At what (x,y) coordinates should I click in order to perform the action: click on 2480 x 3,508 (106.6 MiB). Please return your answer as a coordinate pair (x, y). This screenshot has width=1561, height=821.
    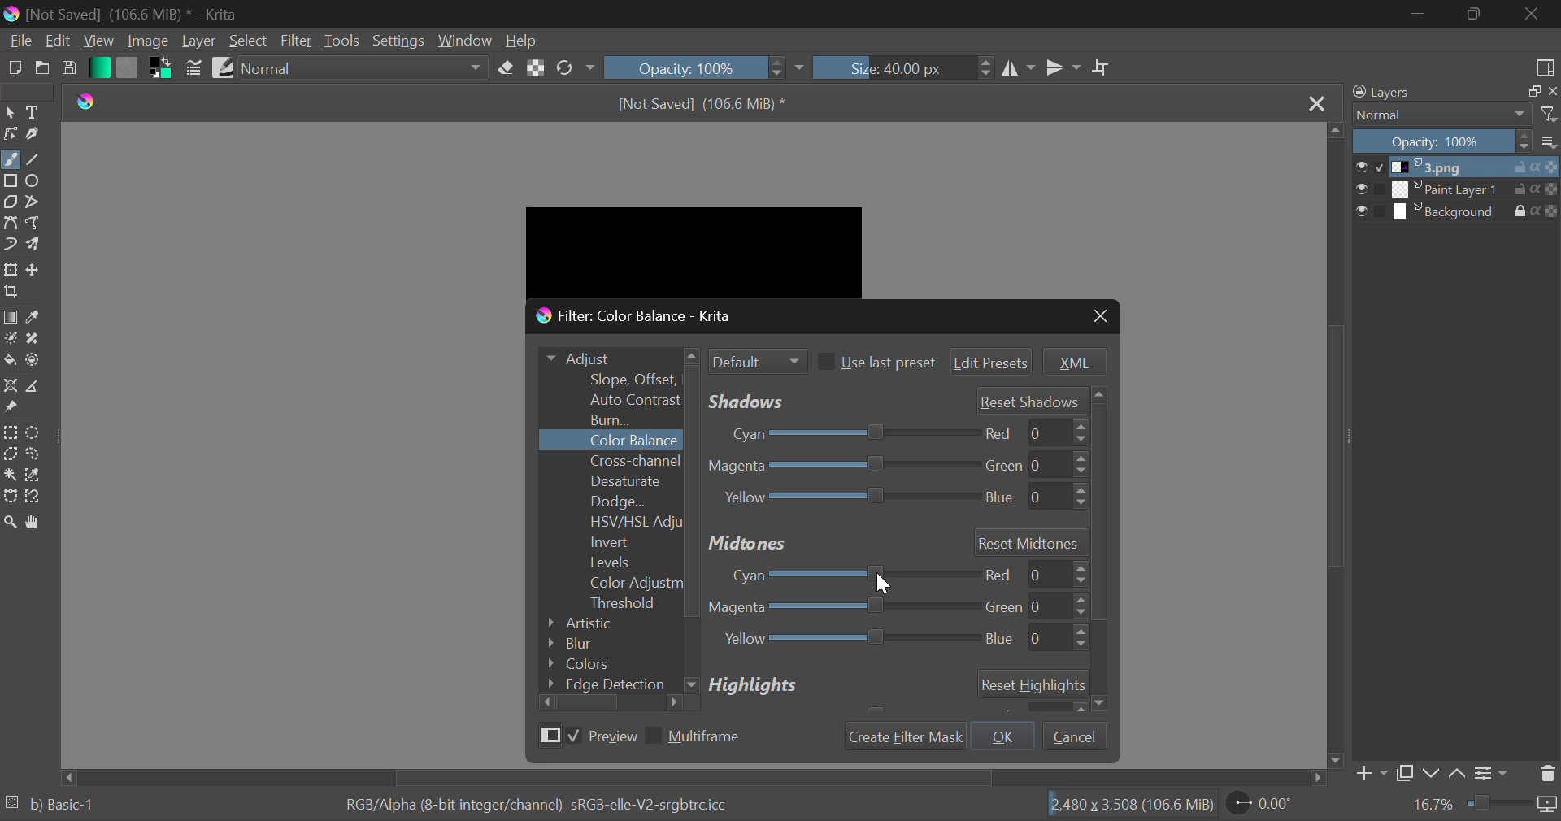
    Looking at the image, I should click on (1124, 807).